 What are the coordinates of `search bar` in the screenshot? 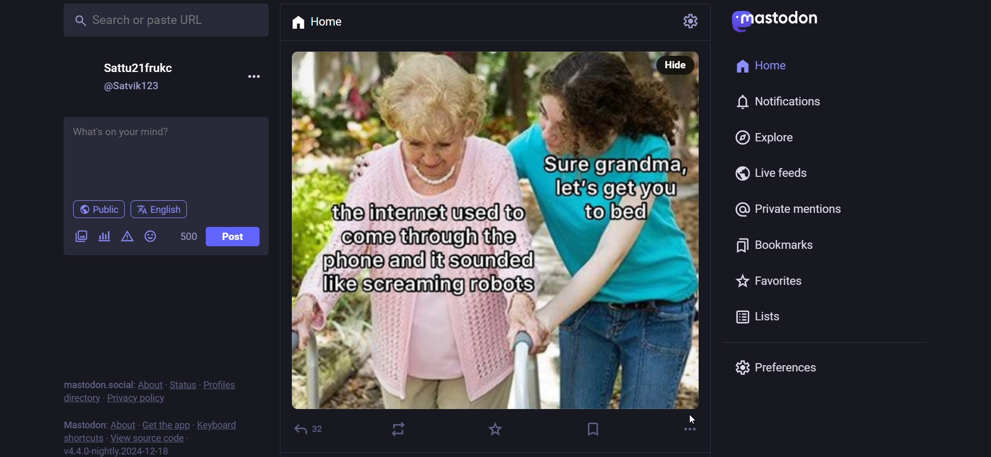 It's located at (163, 21).